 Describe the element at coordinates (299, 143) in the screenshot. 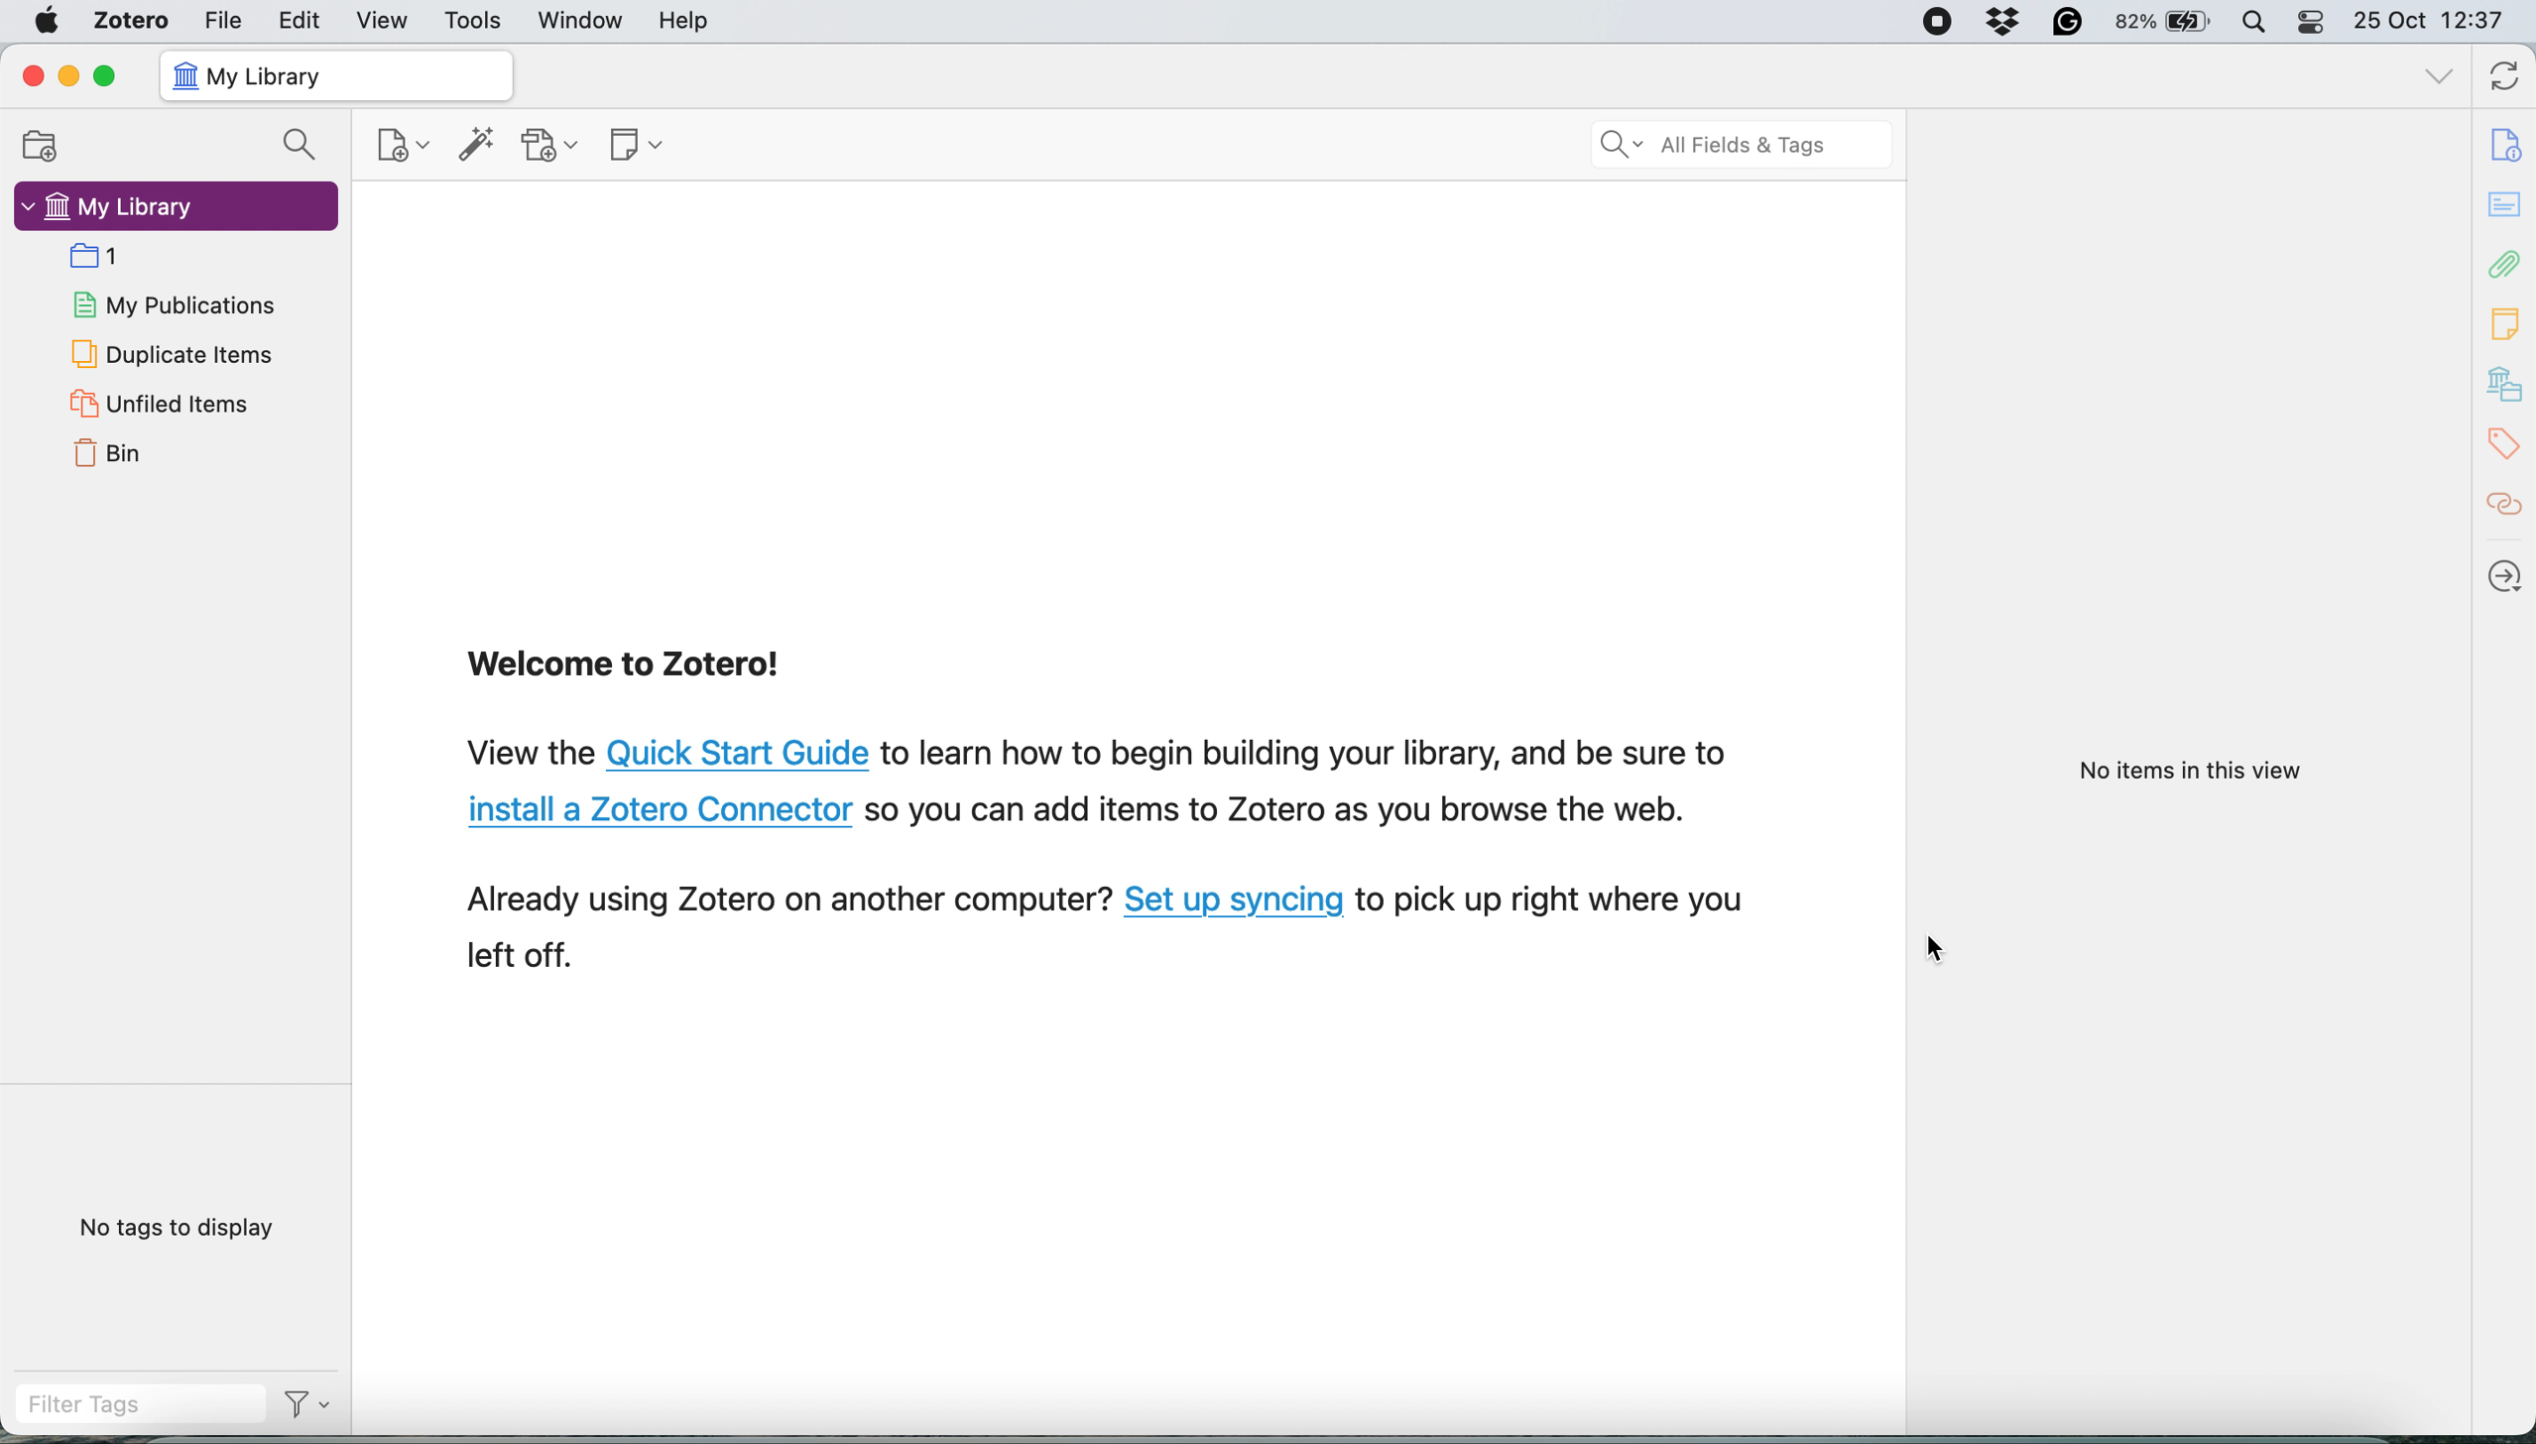

I see `search` at that location.